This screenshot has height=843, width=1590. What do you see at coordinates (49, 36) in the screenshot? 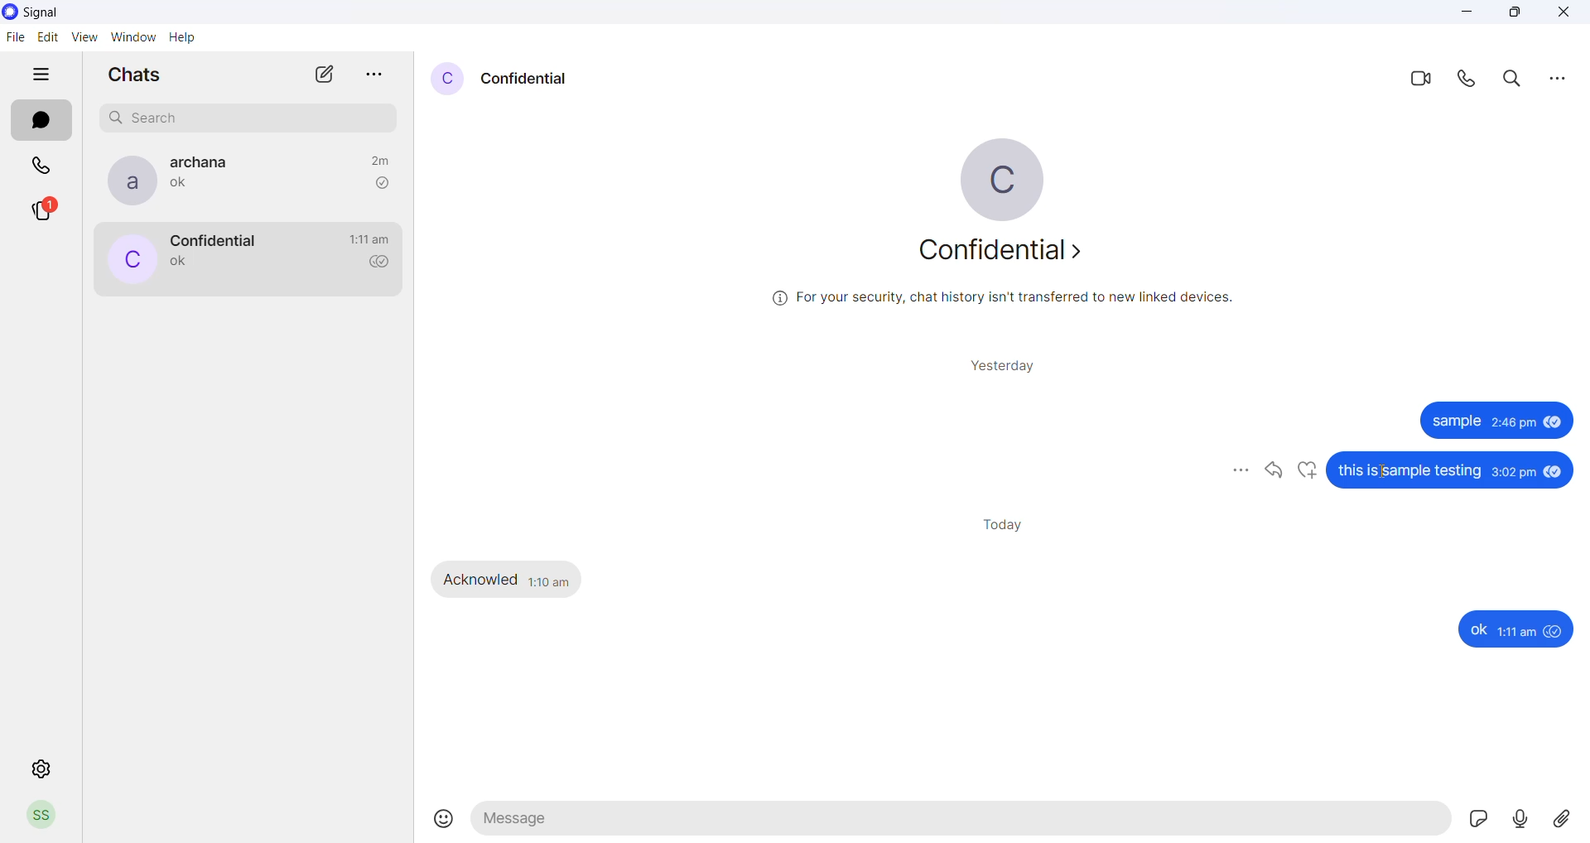
I see `edit` at bounding box center [49, 36].